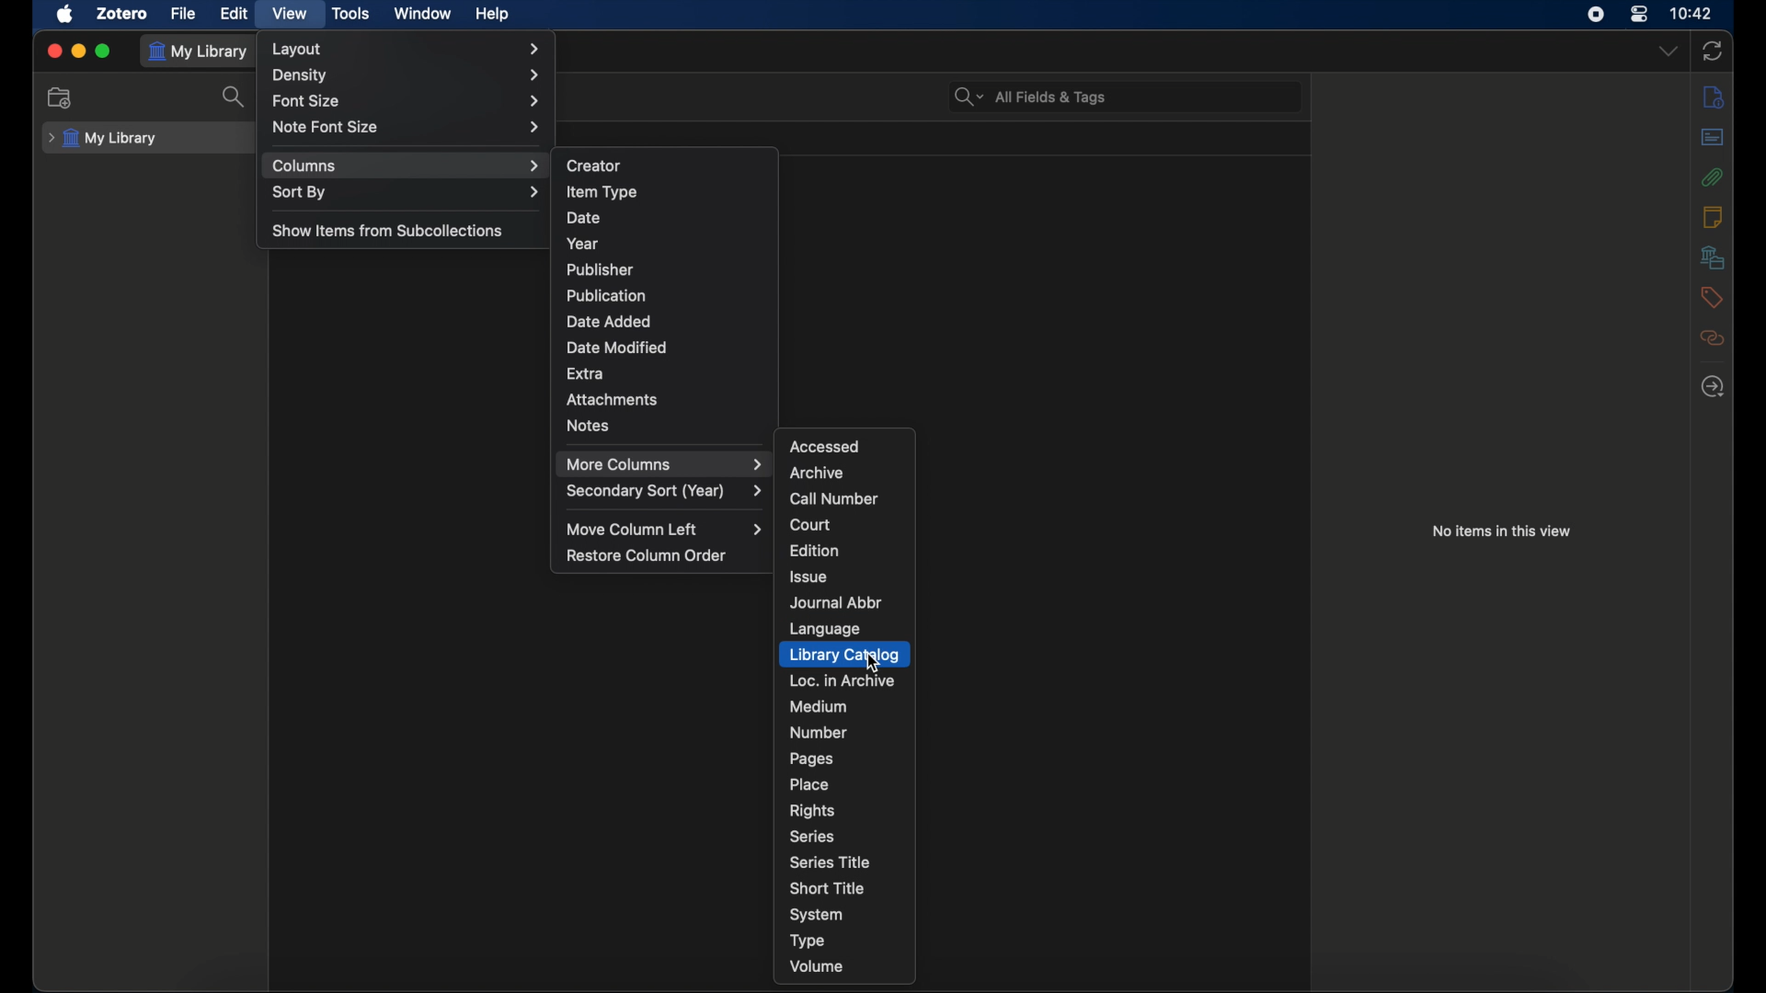 The width and height of the screenshot is (1766, 993). What do you see at coordinates (421, 13) in the screenshot?
I see `window` at bounding box center [421, 13].